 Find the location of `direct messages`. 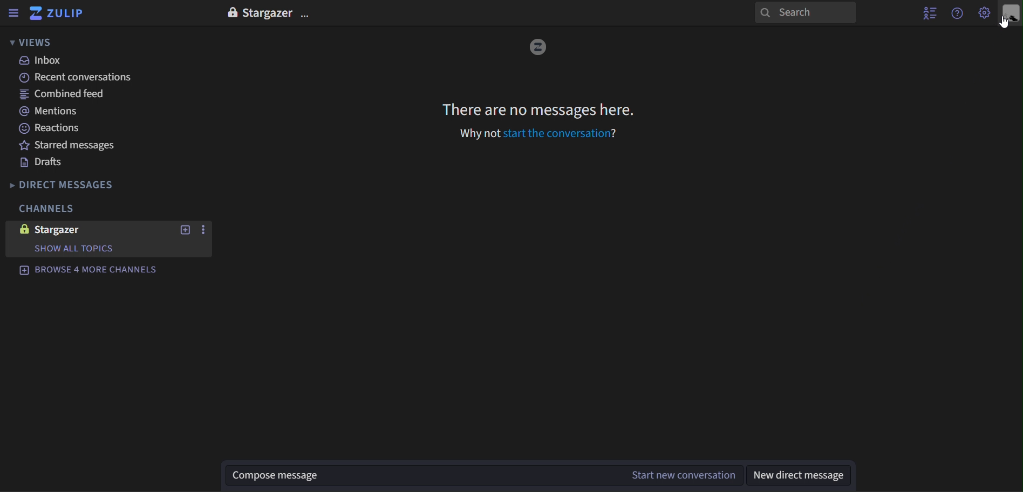

direct messages is located at coordinates (72, 184).